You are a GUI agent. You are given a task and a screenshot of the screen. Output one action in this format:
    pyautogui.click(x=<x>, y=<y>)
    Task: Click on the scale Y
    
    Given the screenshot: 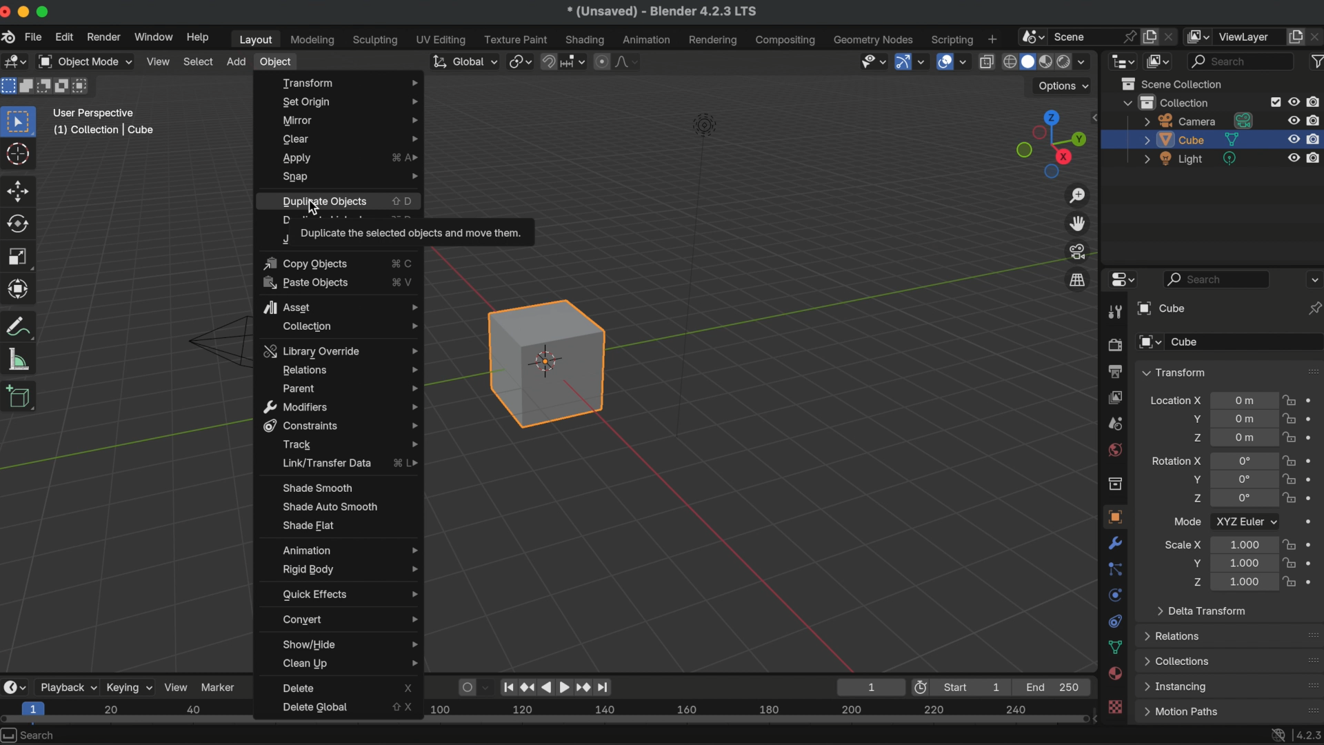 What is the action you would take?
    pyautogui.click(x=1193, y=563)
    